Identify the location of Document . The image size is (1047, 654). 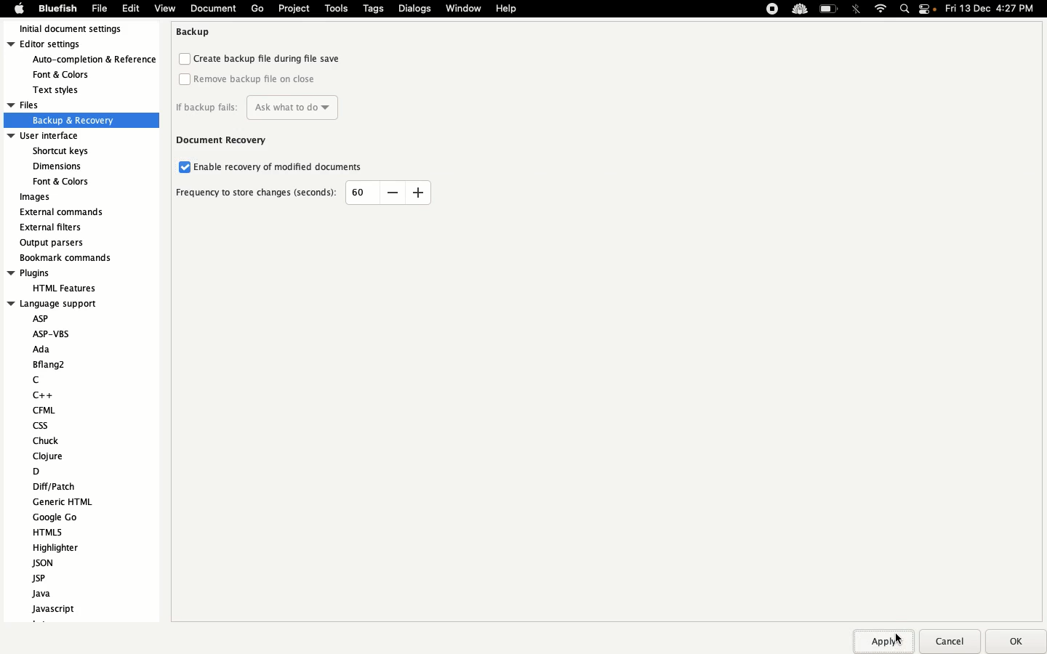
(212, 9).